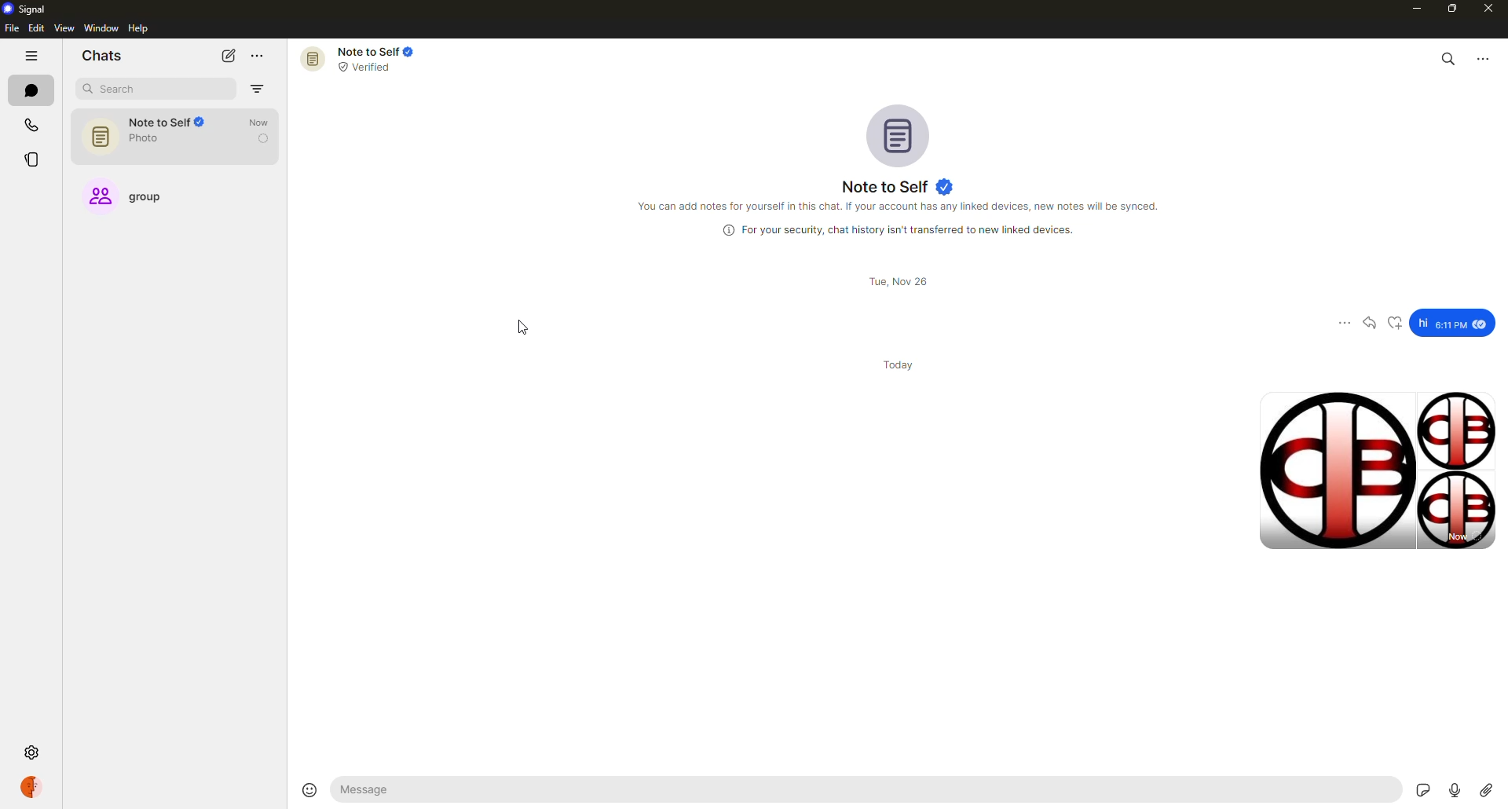 The image size is (1508, 809). Describe the element at coordinates (31, 10) in the screenshot. I see `signal` at that location.